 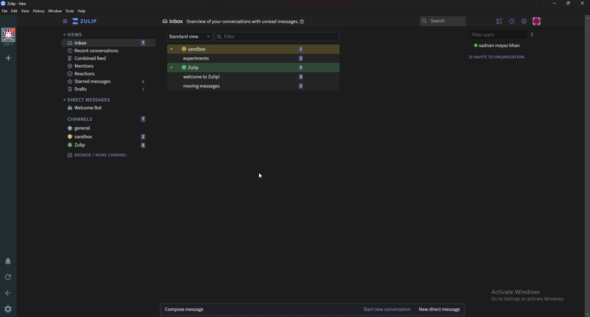 I want to click on drafts, so click(x=106, y=90).